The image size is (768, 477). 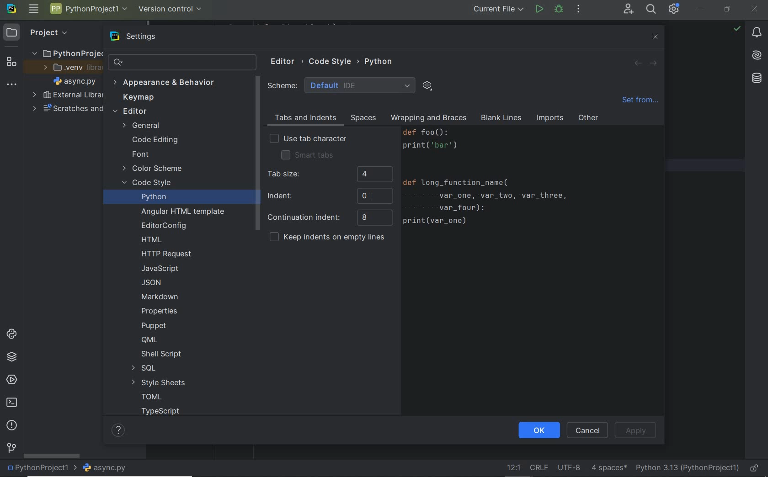 What do you see at coordinates (13, 335) in the screenshot?
I see `python console` at bounding box center [13, 335].